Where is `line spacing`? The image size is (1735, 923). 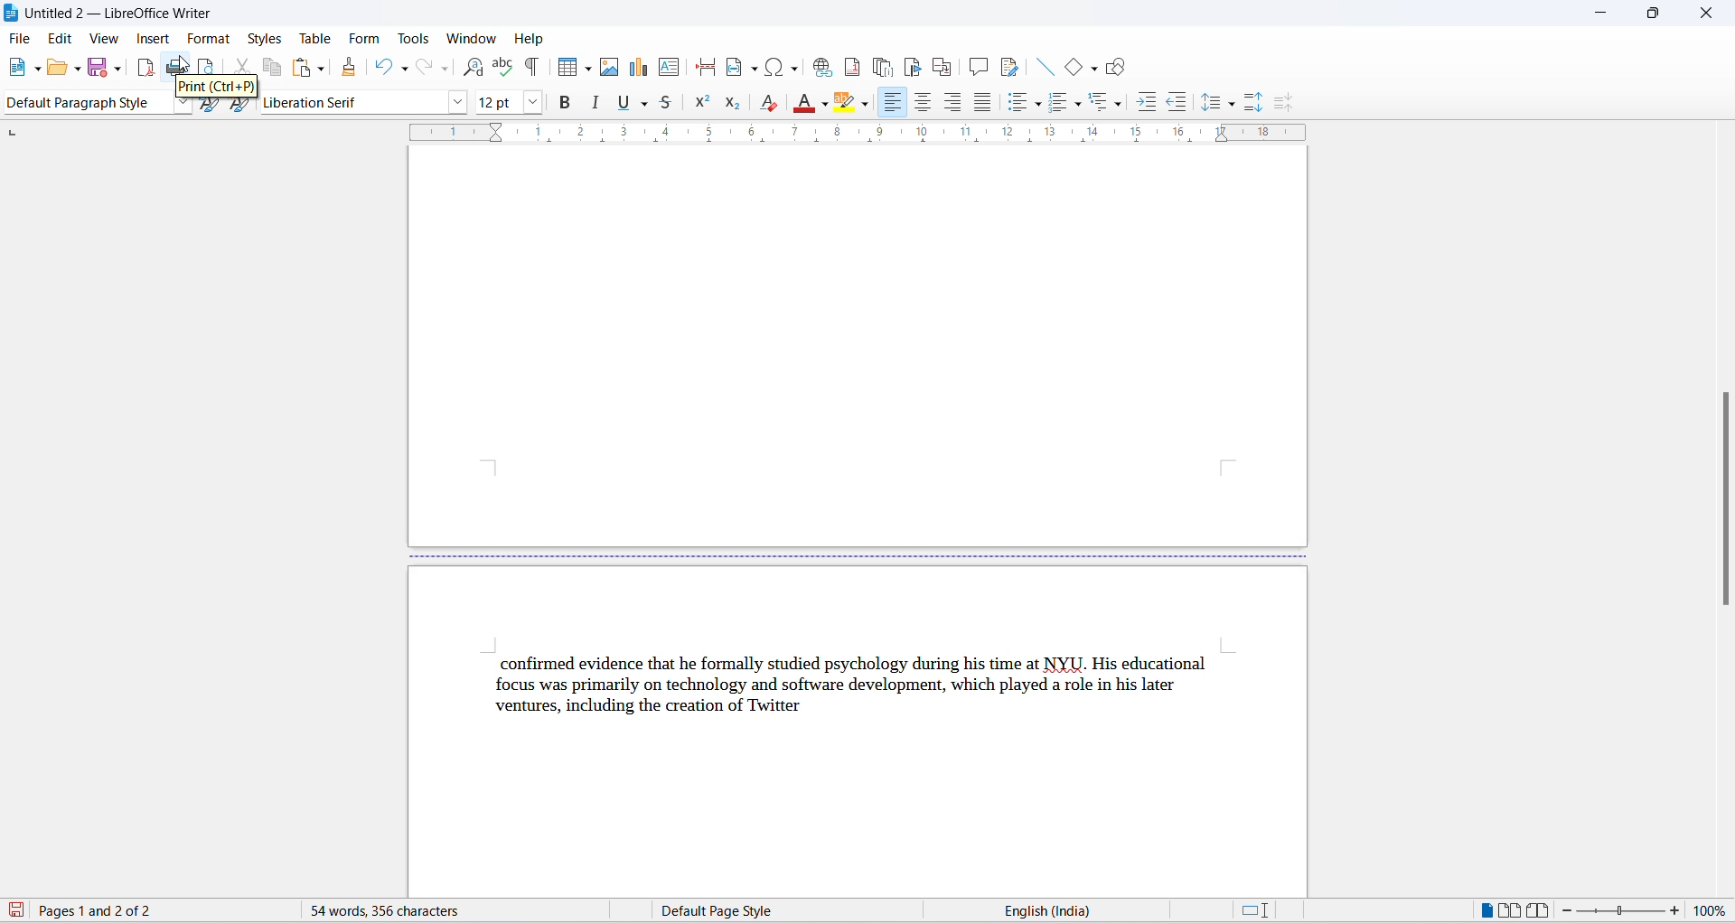 line spacing is located at coordinates (1209, 103).